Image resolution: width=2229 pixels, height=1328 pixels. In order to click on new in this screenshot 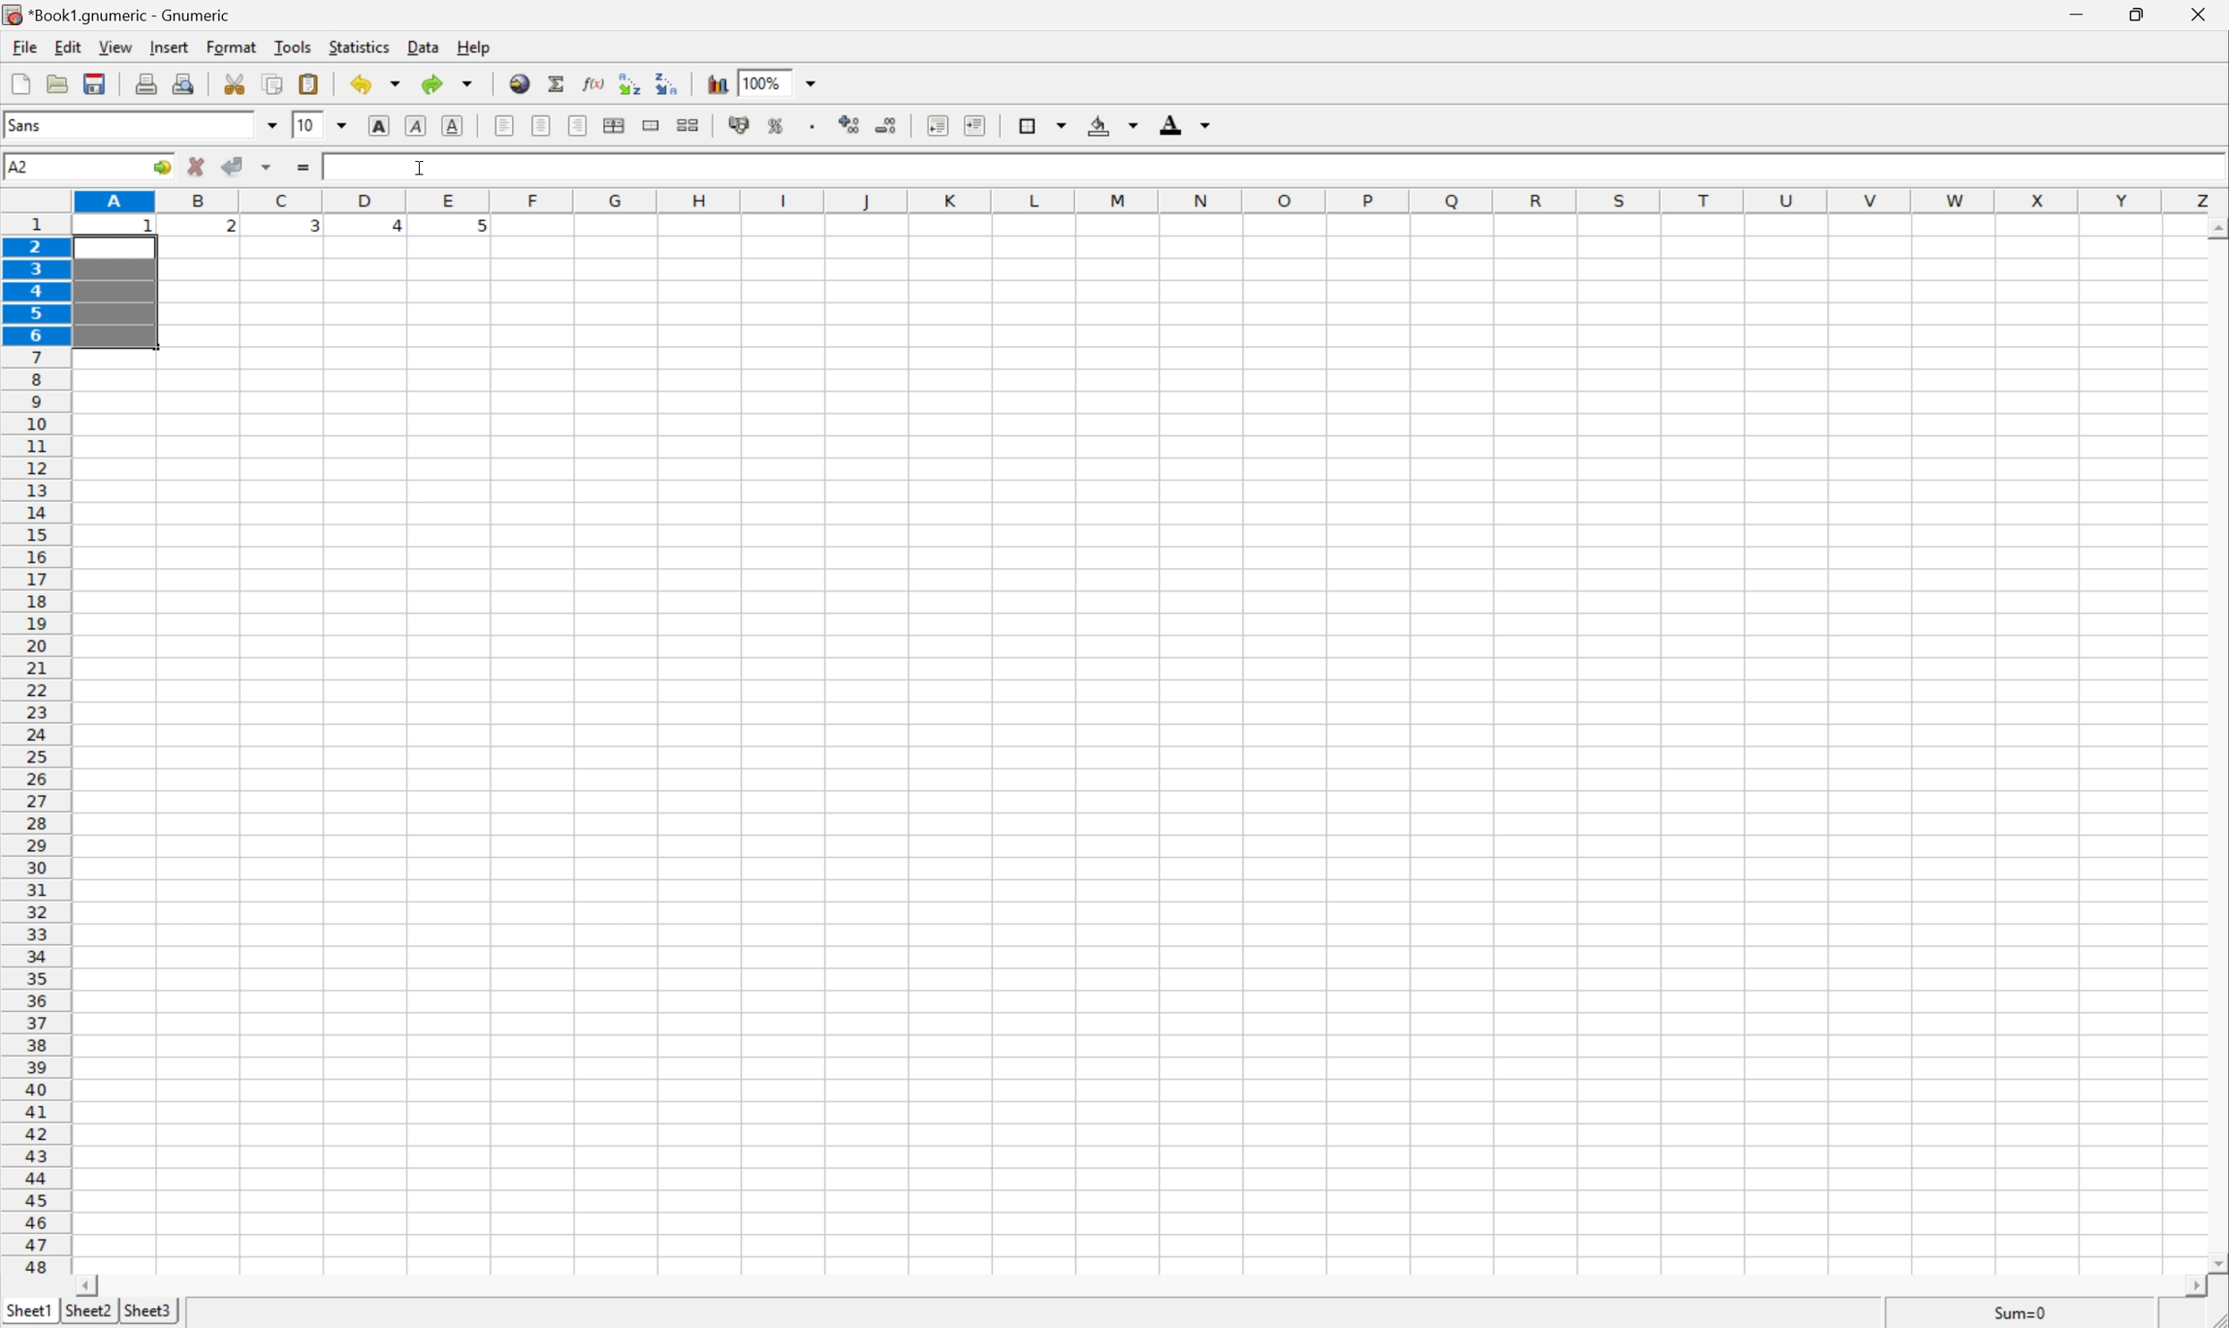, I will do `click(21, 82)`.